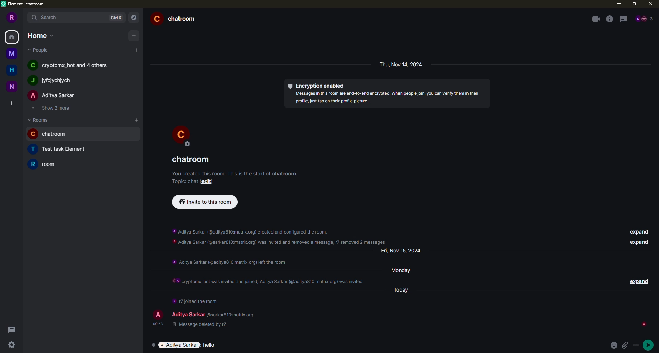 This screenshot has width=659, height=353. What do you see at coordinates (650, 3) in the screenshot?
I see `close` at bounding box center [650, 3].